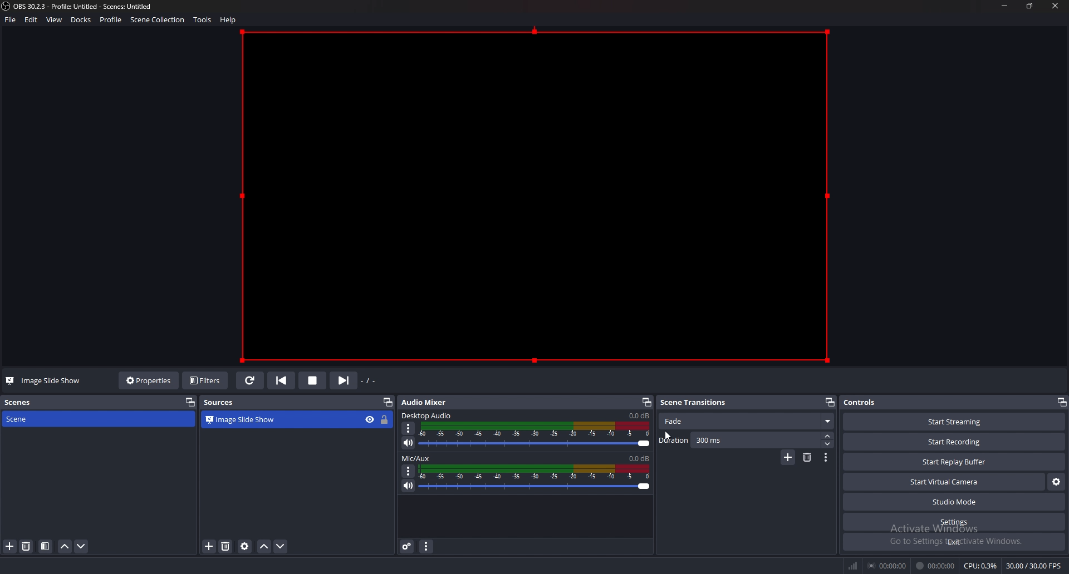  Describe the element at coordinates (954, 522) in the screenshot. I see `settings` at that location.